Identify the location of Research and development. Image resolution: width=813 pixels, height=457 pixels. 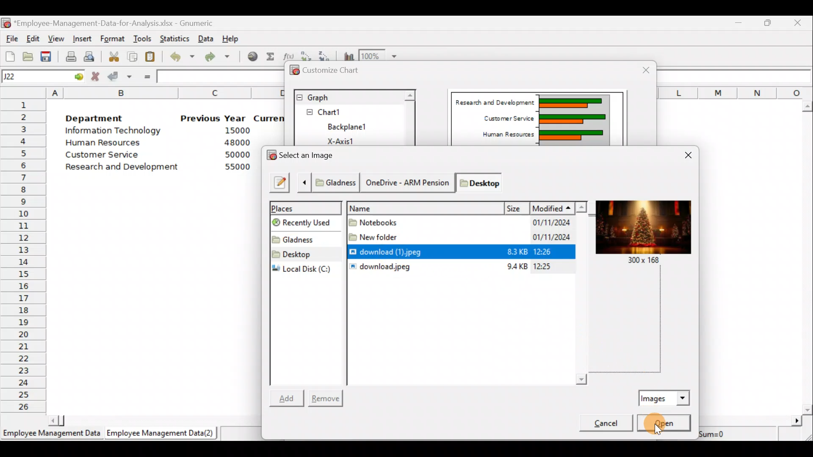
(122, 166).